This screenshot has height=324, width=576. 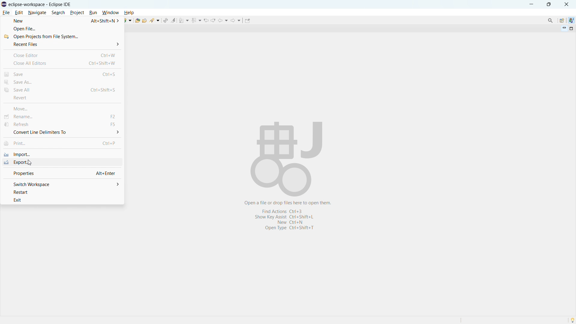 What do you see at coordinates (62, 192) in the screenshot?
I see `restart` at bounding box center [62, 192].